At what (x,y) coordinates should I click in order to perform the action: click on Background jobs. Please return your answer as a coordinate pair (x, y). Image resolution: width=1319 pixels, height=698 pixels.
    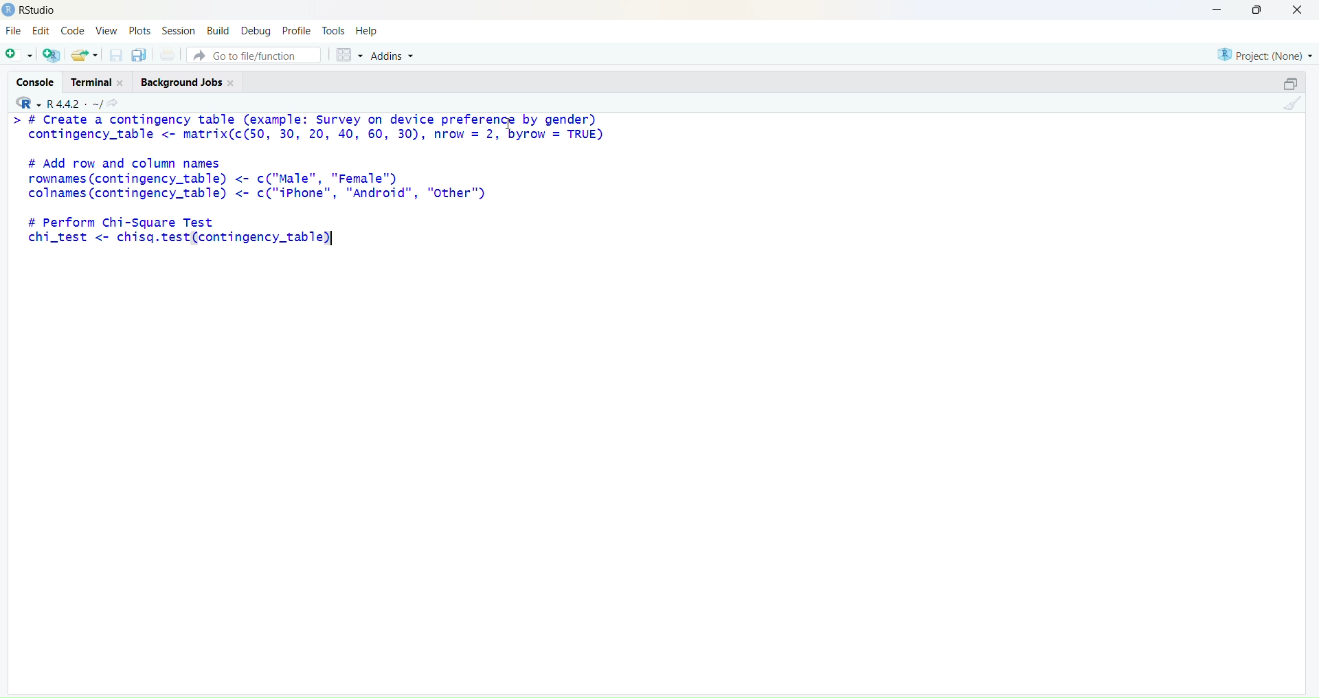
    Looking at the image, I should click on (181, 83).